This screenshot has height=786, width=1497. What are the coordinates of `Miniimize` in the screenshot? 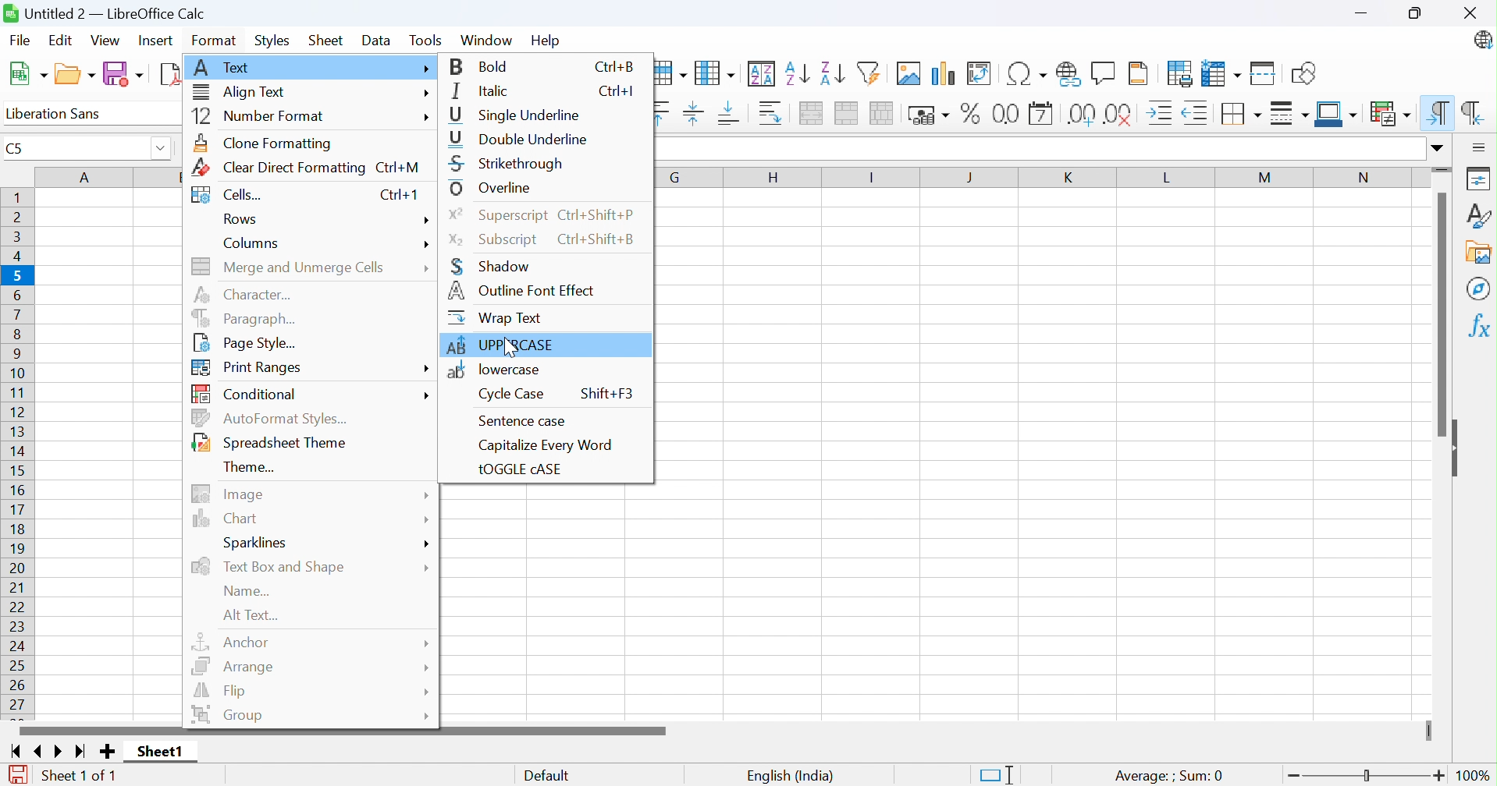 It's located at (1363, 14).